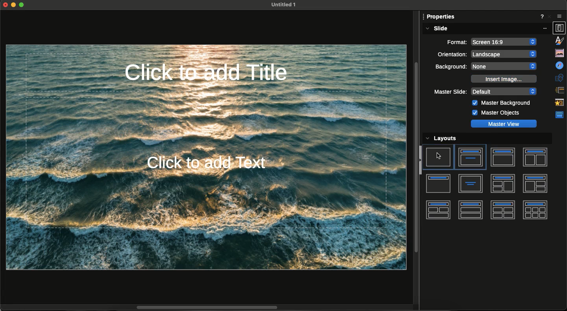 Image resolution: width=567 pixels, height=311 pixels. What do you see at coordinates (559, 66) in the screenshot?
I see `Navigator` at bounding box center [559, 66].